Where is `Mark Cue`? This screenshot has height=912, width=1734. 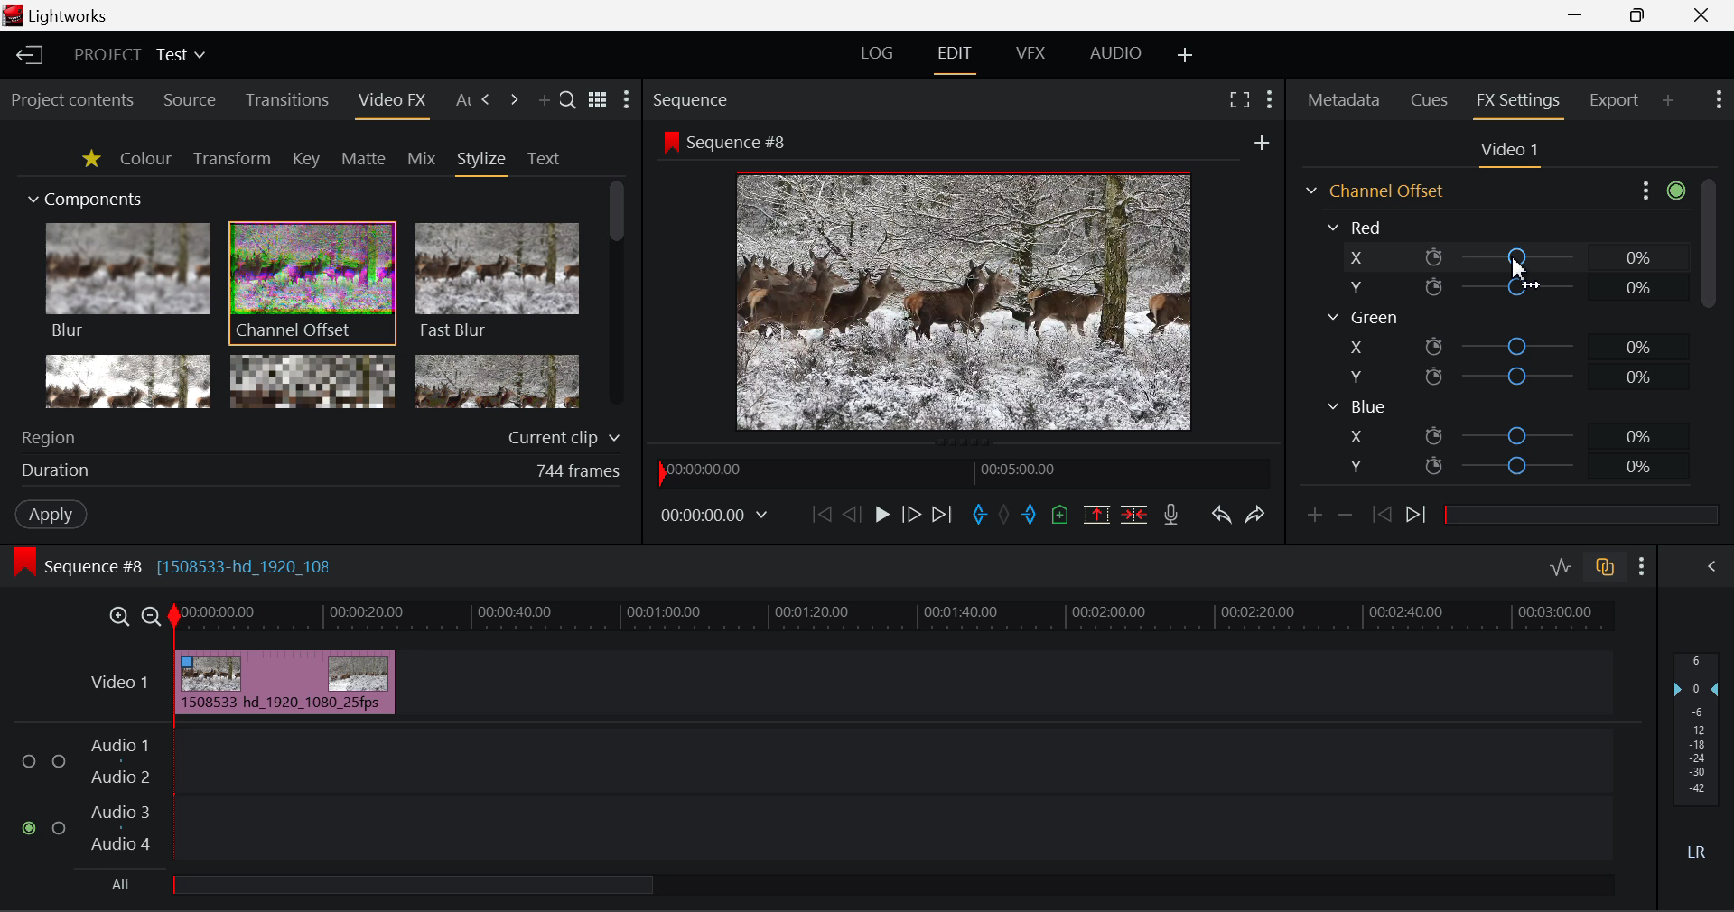 Mark Cue is located at coordinates (1061, 513).